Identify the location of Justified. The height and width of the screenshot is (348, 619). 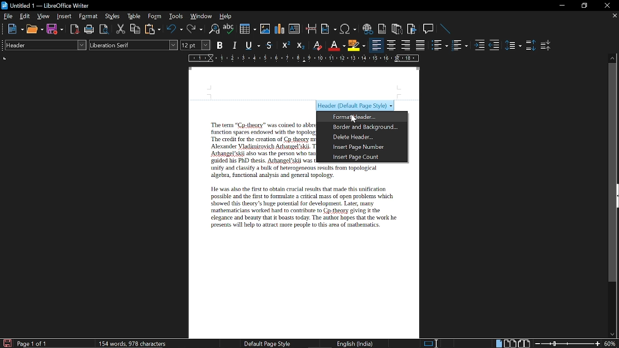
(421, 45).